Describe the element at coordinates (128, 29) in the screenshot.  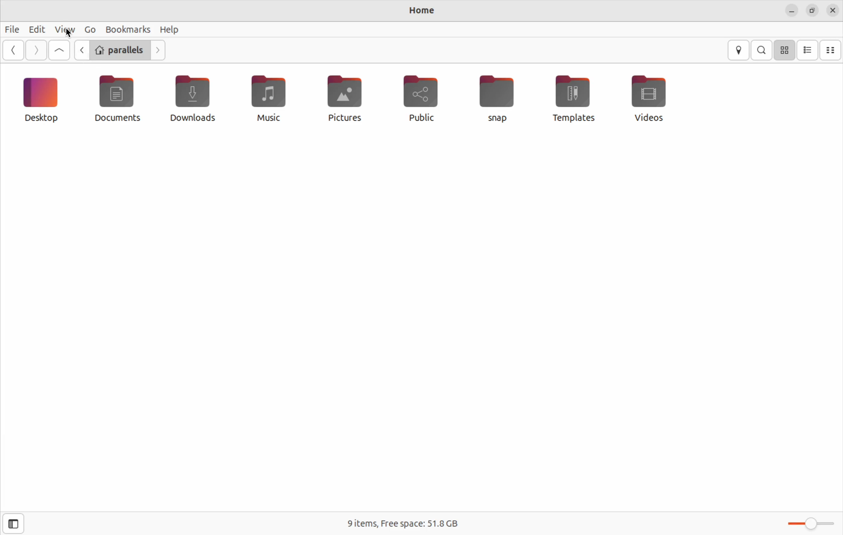
I see `bookmarks` at that location.